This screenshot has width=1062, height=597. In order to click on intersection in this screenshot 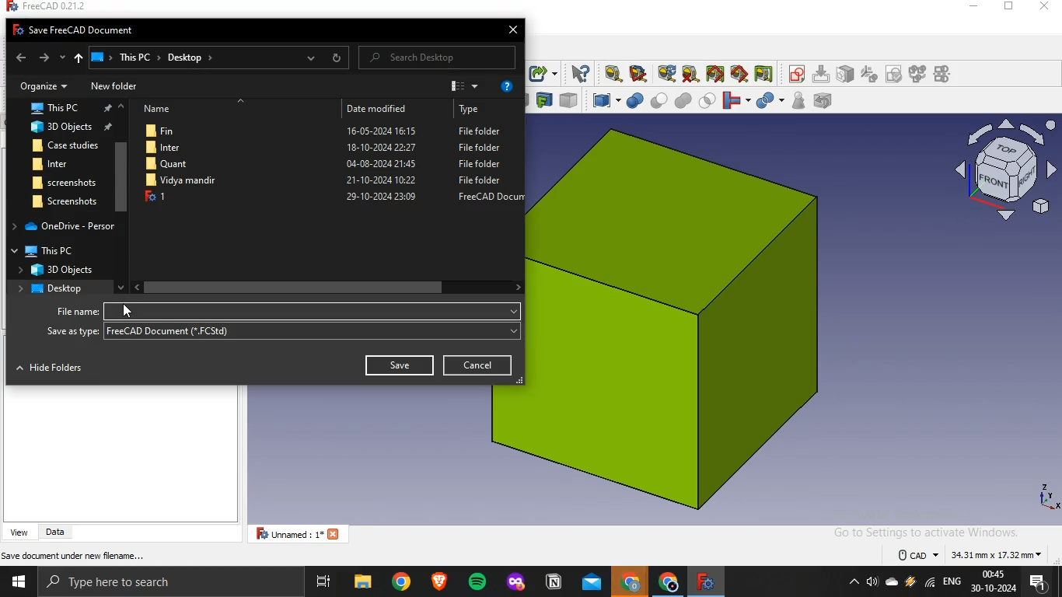, I will do `click(706, 100)`.